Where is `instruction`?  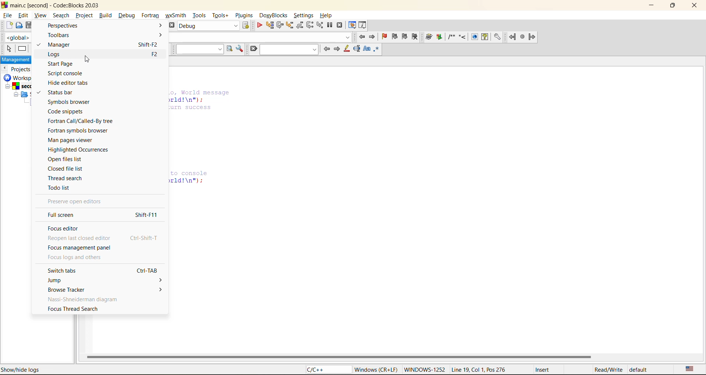
instruction is located at coordinates (22, 49).